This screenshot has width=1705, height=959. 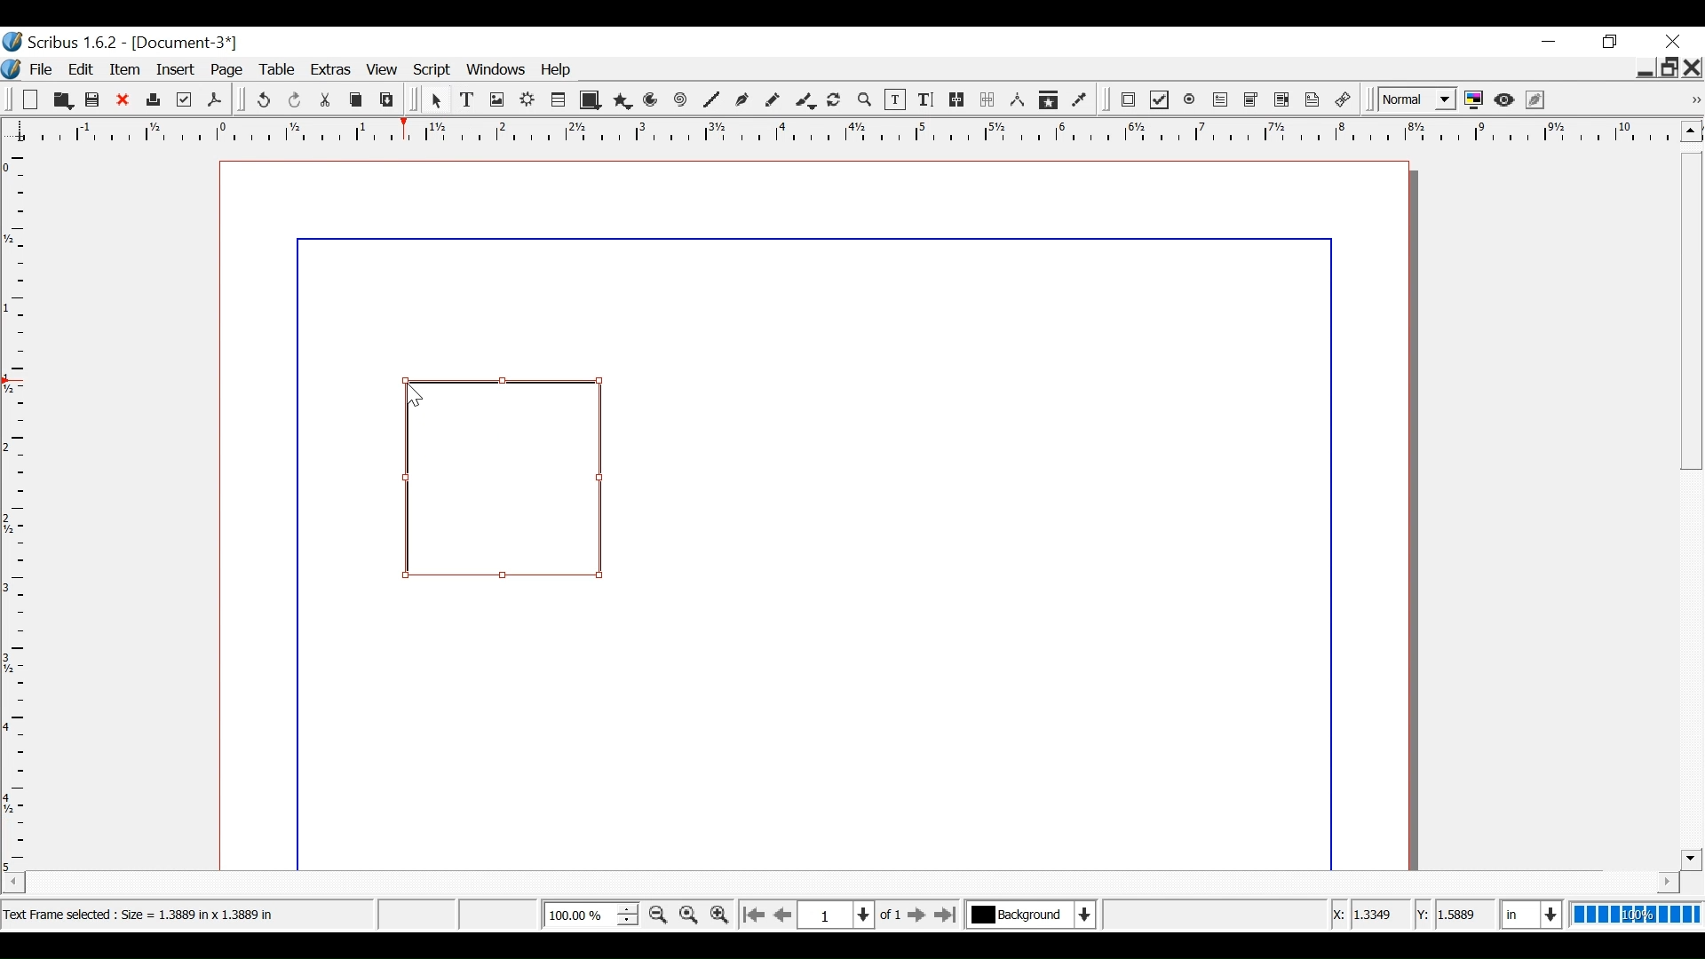 I want to click on Shape , so click(x=592, y=100).